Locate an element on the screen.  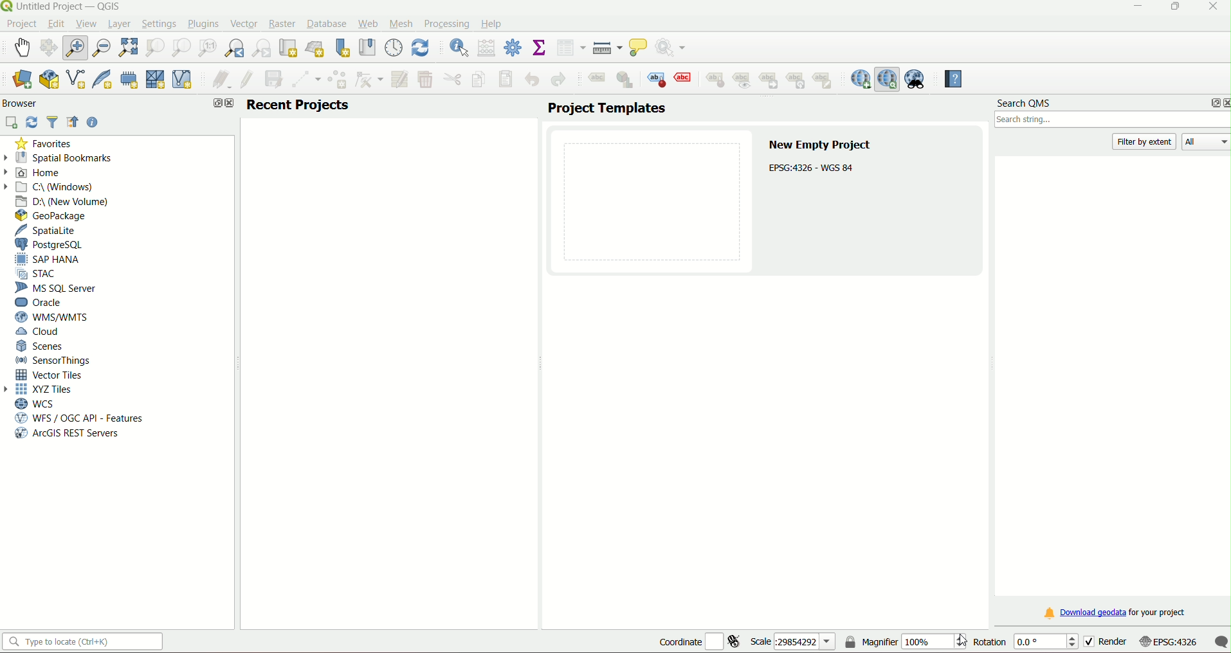
Vector Tiles is located at coordinates (53, 375).